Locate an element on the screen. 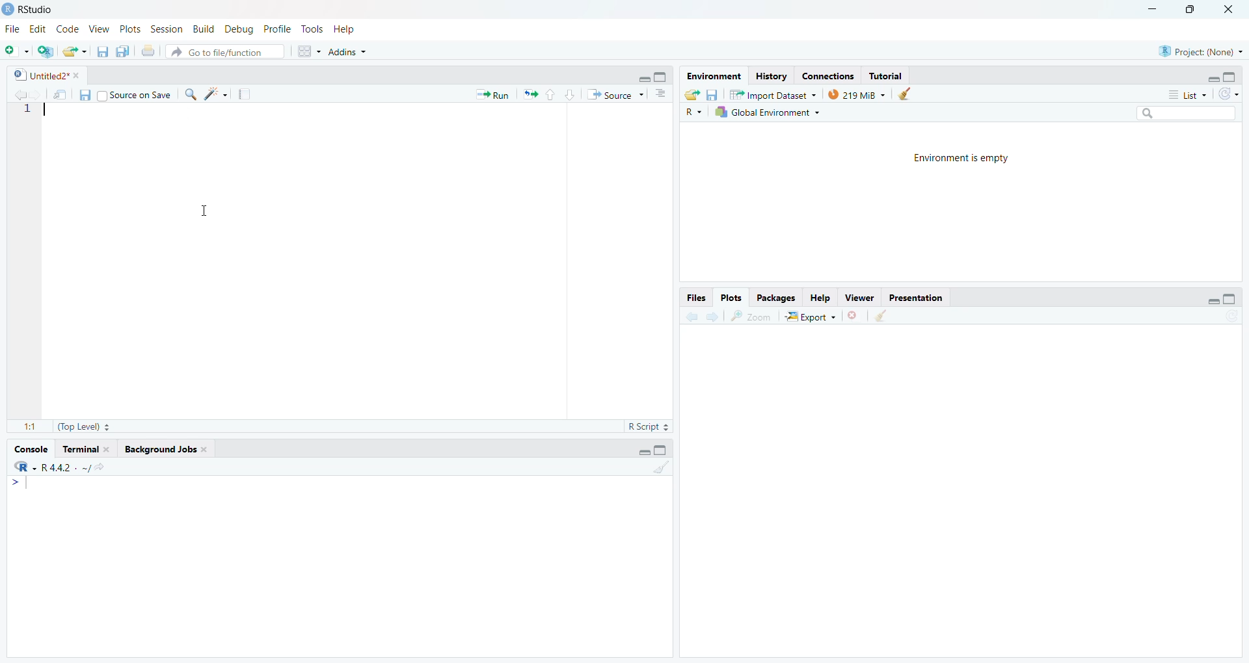 This screenshot has height=663, width=1249. Go to previous section is located at coordinates (550, 94).